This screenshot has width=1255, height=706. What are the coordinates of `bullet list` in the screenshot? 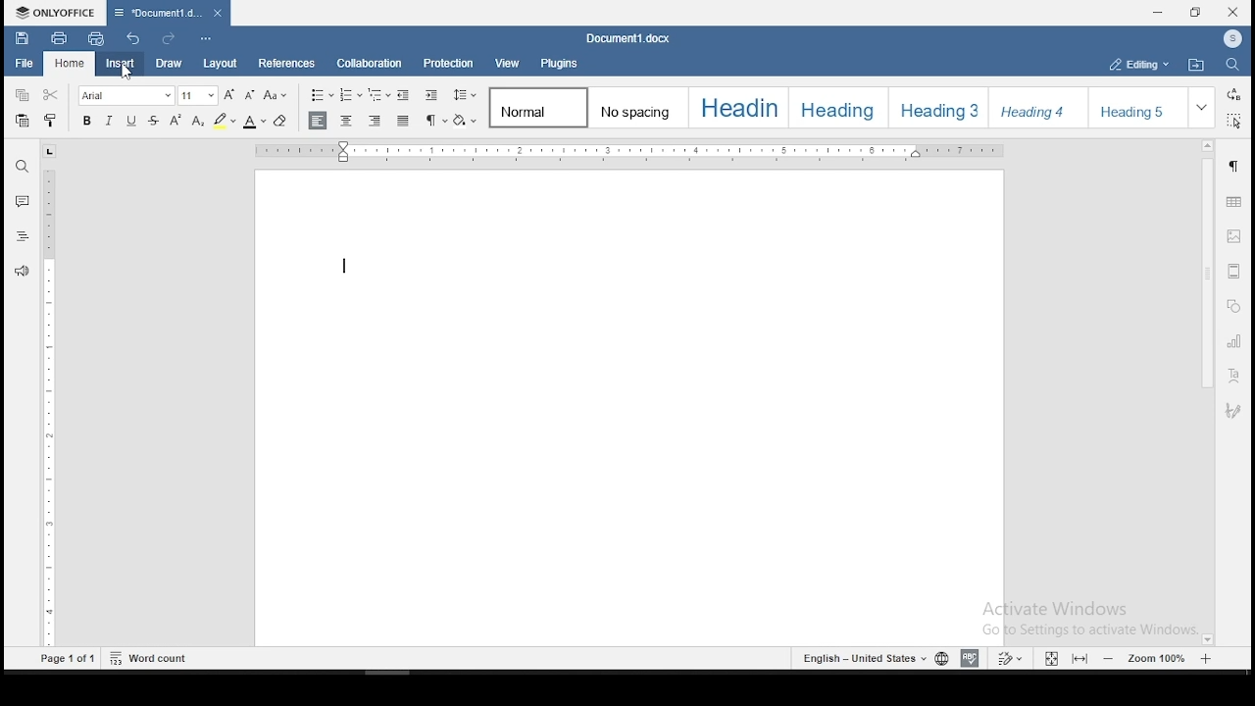 It's located at (322, 94).